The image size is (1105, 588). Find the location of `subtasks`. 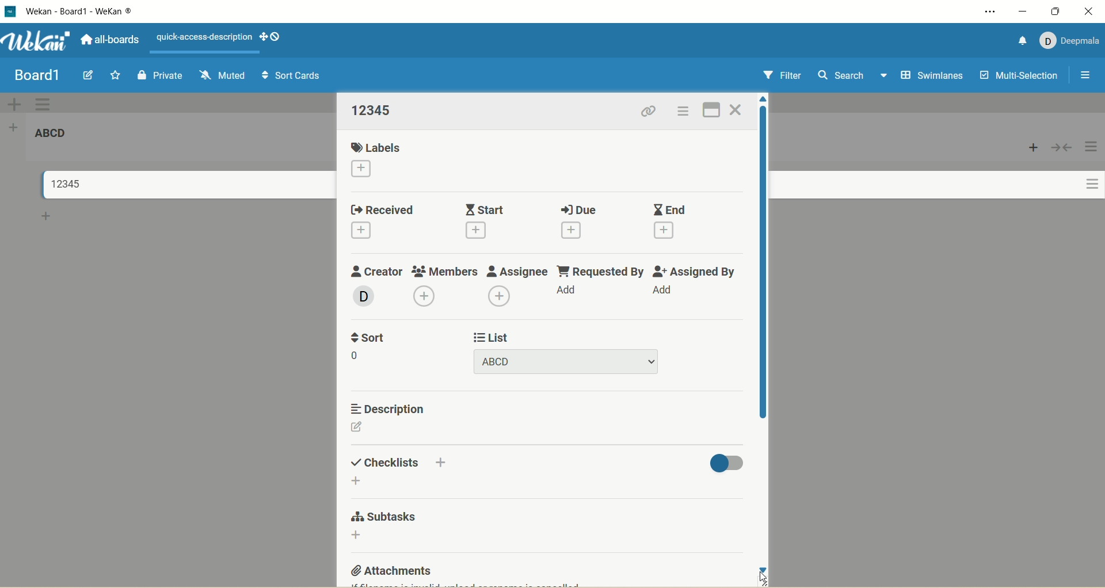

subtasks is located at coordinates (384, 518).